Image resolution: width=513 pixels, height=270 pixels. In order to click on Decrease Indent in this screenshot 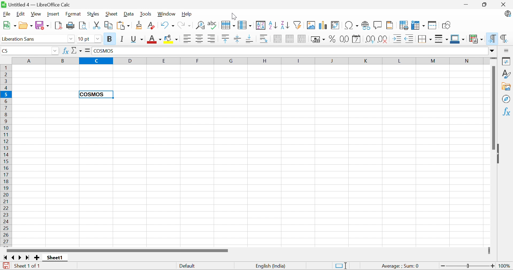, I will do `click(409, 39)`.